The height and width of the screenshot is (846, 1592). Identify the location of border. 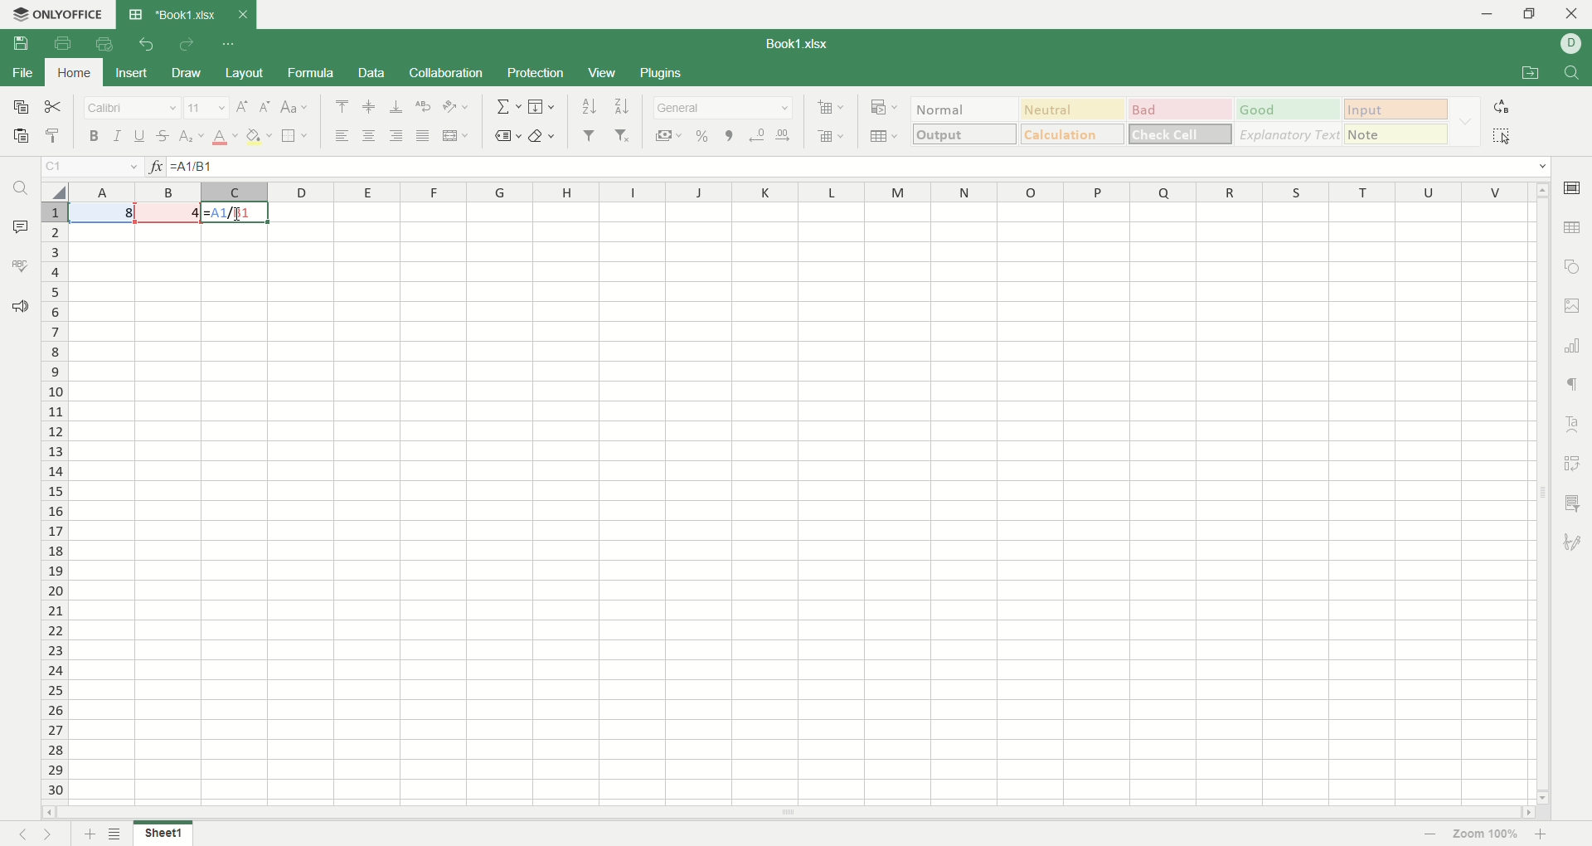
(294, 135).